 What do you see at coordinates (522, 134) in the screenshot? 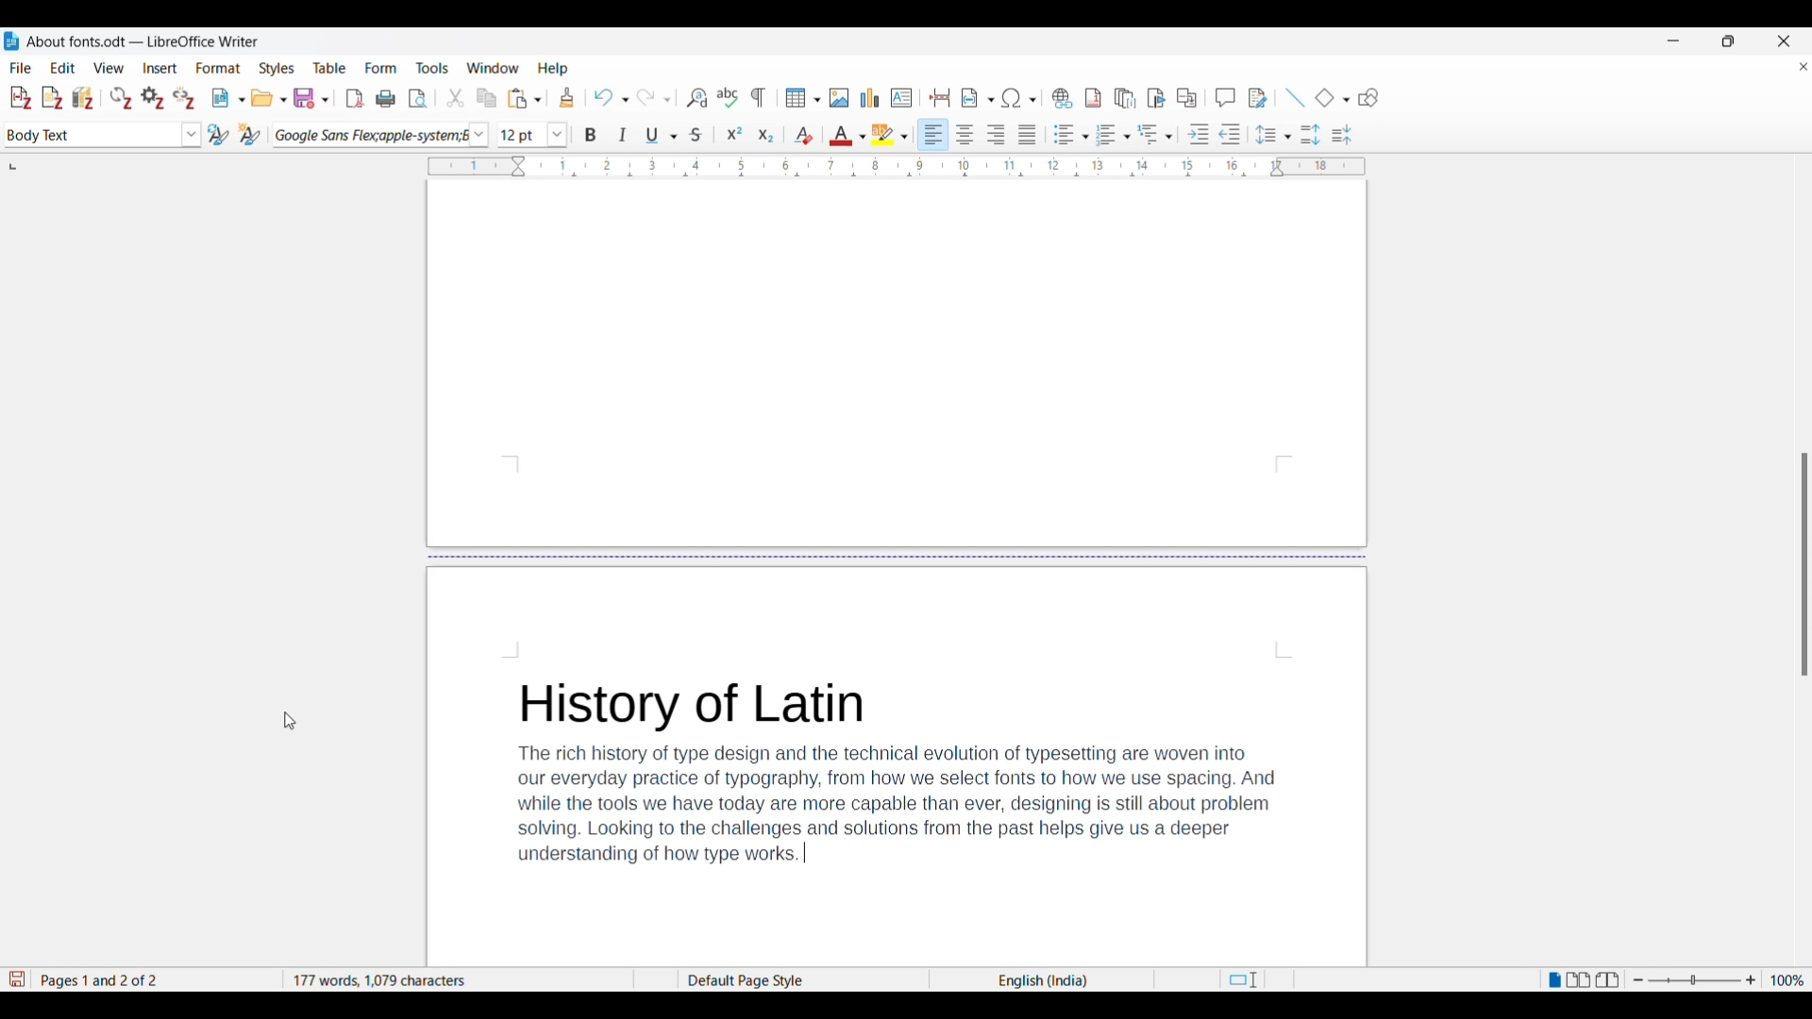
I see `Input font` at bounding box center [522, 134].